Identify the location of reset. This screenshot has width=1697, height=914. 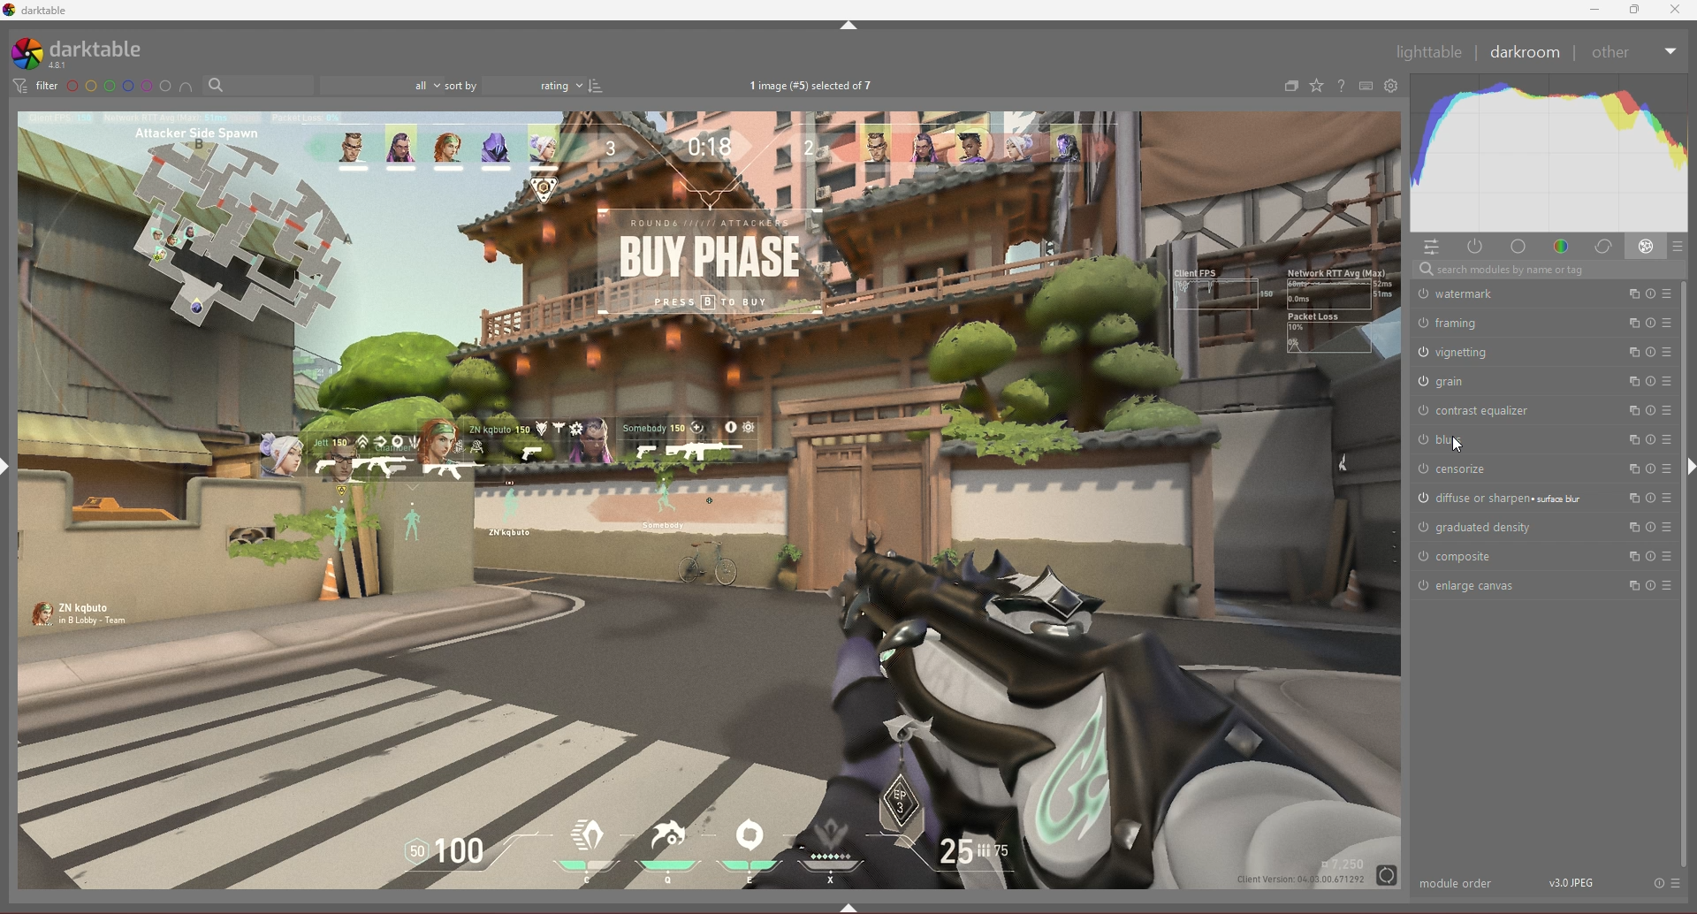
(1651, 381).